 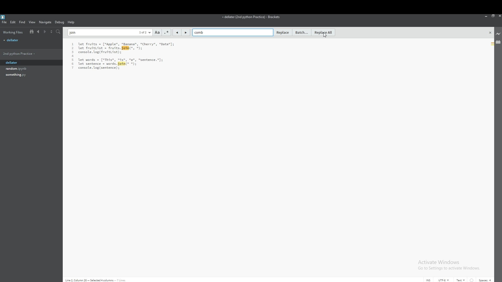 I want to click on extension manager, so click(x=498, y=42).